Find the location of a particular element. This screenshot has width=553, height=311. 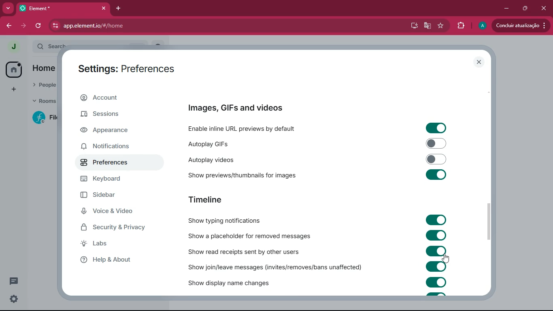

add tab is located at coordinates (119, 9).